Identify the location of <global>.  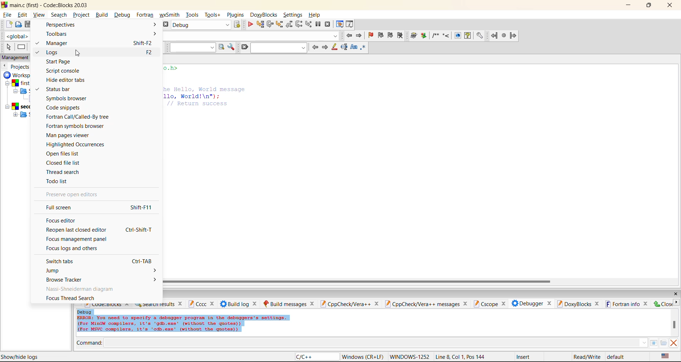
(15, 36).